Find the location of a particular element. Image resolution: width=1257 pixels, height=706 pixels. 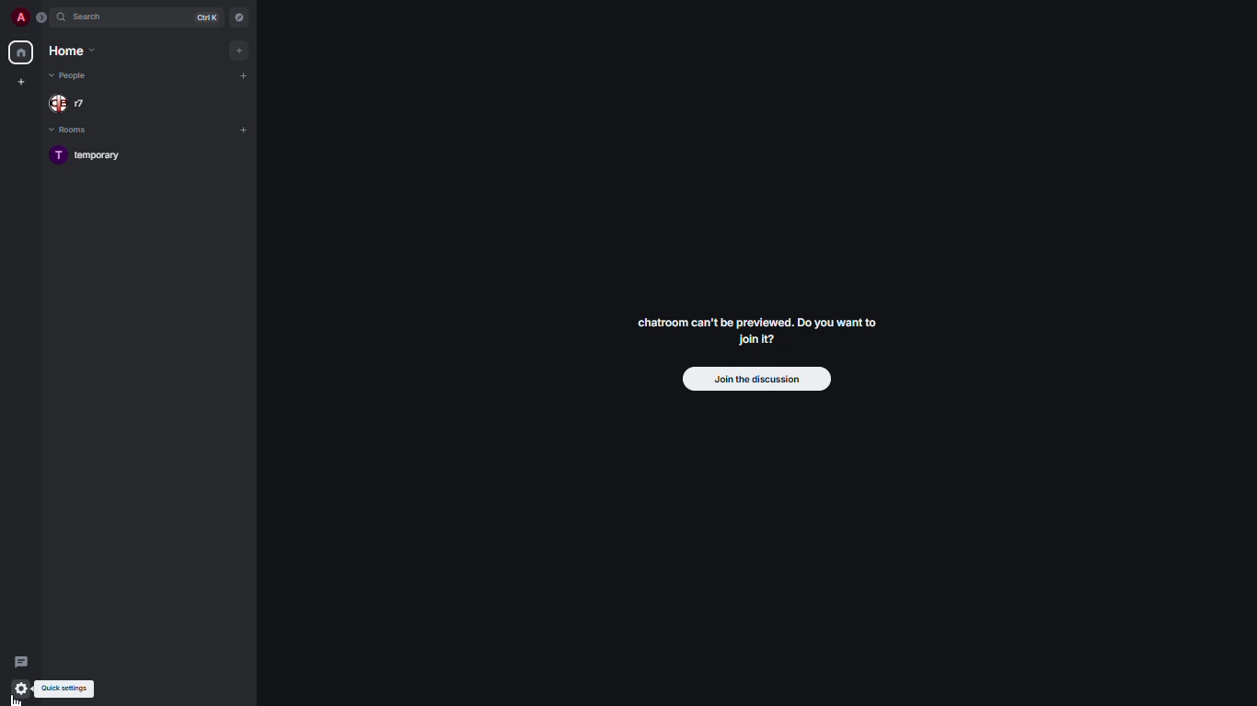

ctrl K is located at coordinates (207, 17).